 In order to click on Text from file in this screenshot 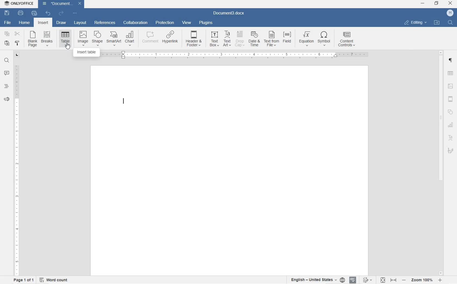, I will do `click(272, 39)`.